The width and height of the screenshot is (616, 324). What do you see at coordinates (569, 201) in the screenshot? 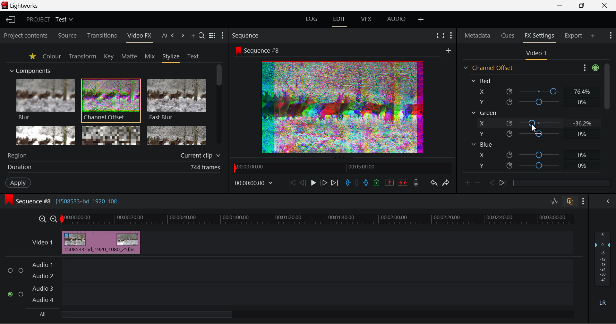
I see `Toggle auto track sync` at bounding box center [569, 201].